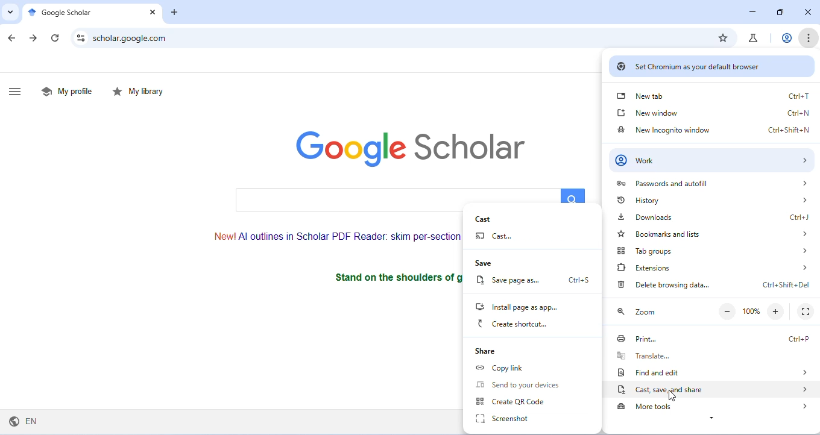  What do you see at coordinates (503, 369) in the screenshot?
I see `copy link` at bounding box center [503, 369].